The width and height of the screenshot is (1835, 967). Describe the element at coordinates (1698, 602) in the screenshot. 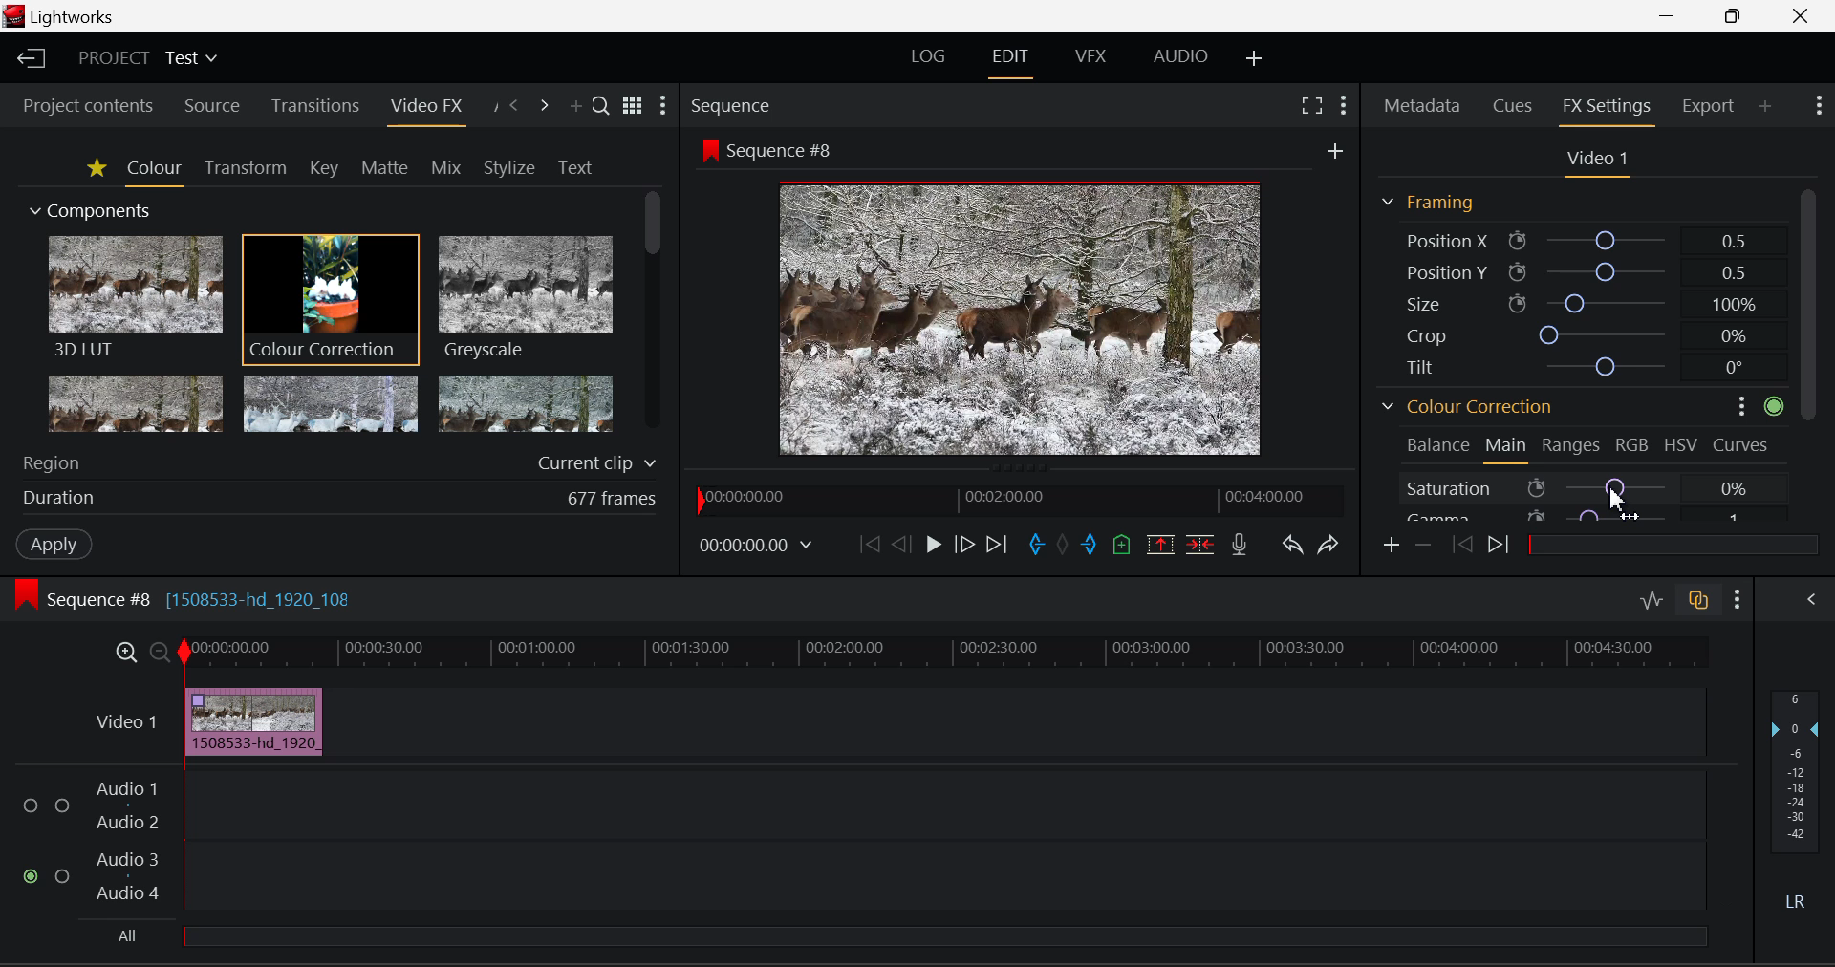

I see `Toggle Auto Track Sync` at that location.